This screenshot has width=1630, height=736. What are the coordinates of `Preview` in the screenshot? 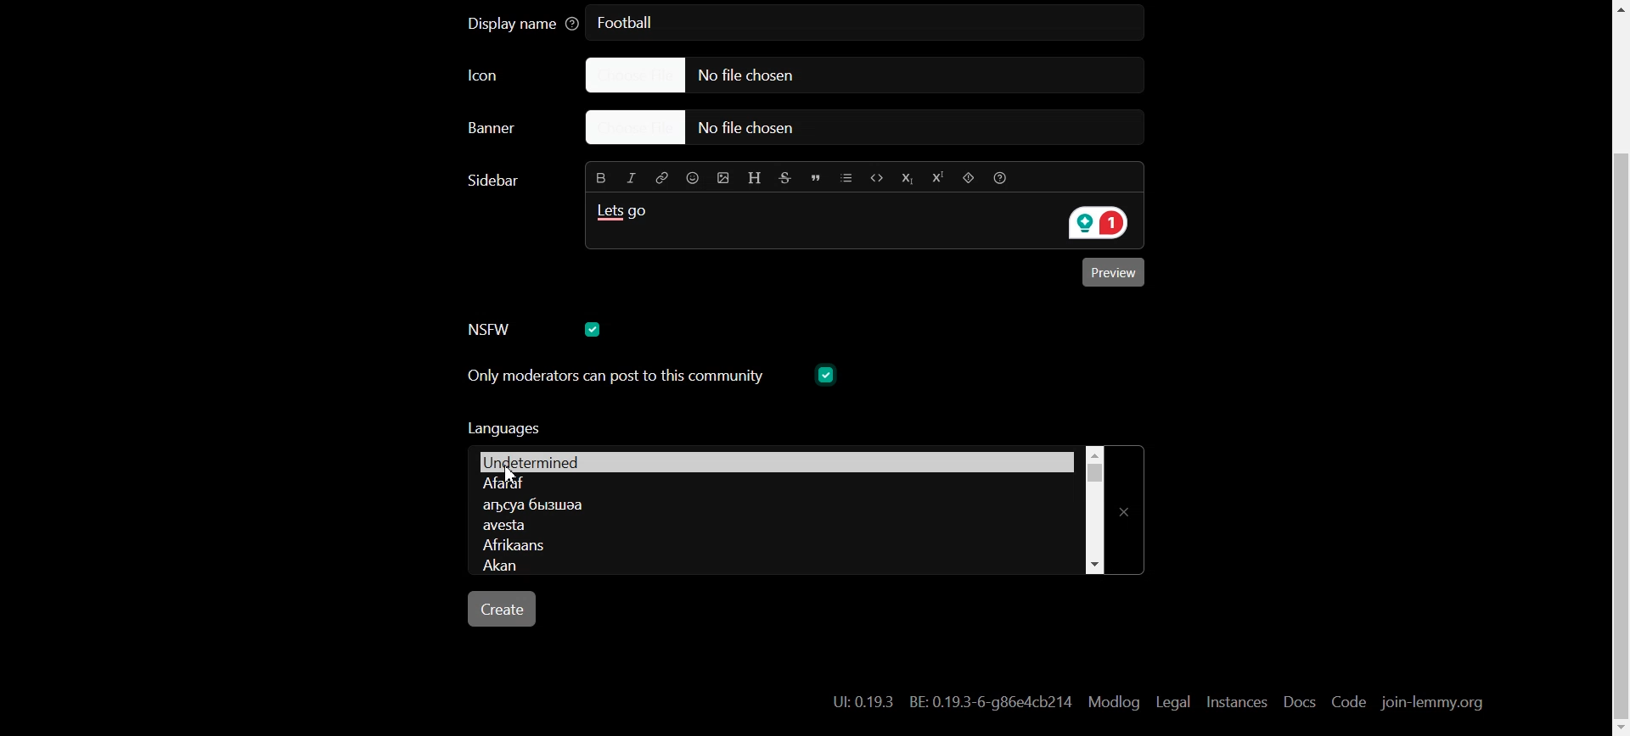 It's located at (1116, 275).